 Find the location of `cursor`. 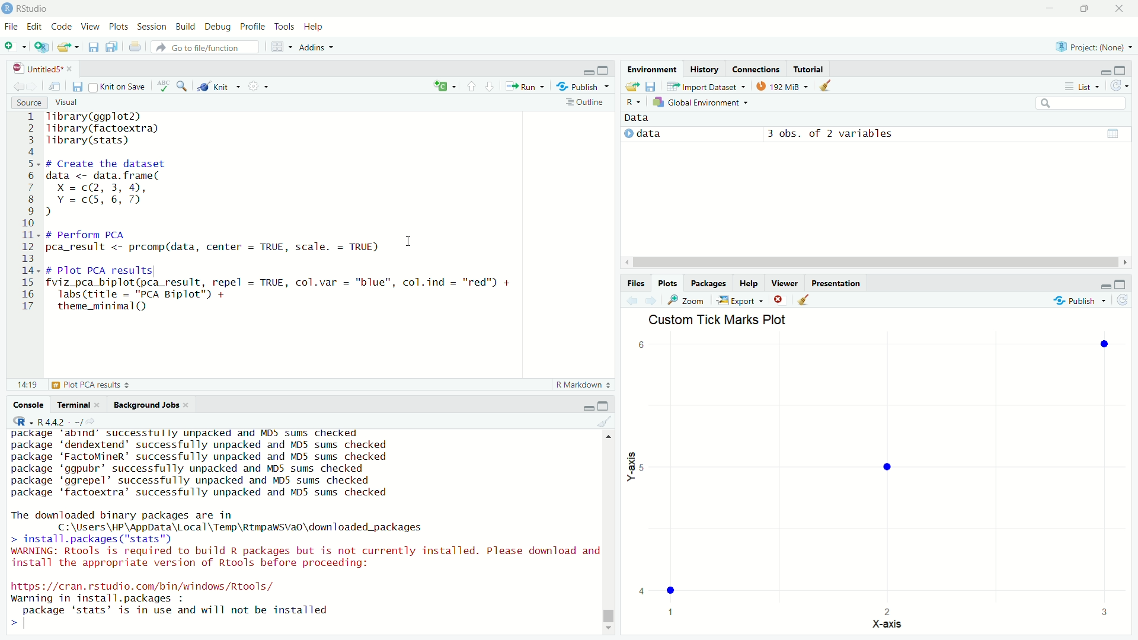

cursor is located at coordinates (411, 241).